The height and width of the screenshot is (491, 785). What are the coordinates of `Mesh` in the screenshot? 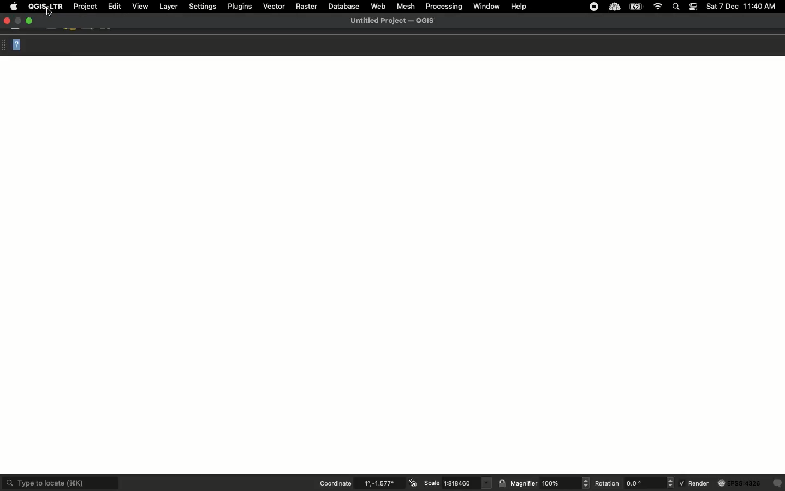 It's located at (405, 5).